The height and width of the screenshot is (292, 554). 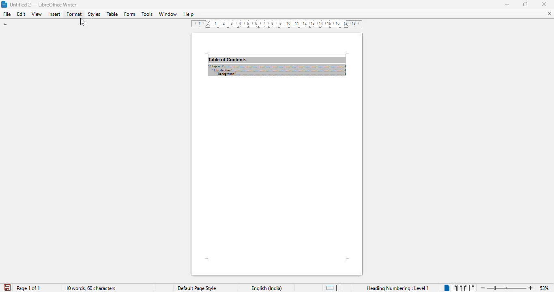 What do you see at coordinates (37, 14) in the screenshot?
I see `view` at bounding box center [37, 14].